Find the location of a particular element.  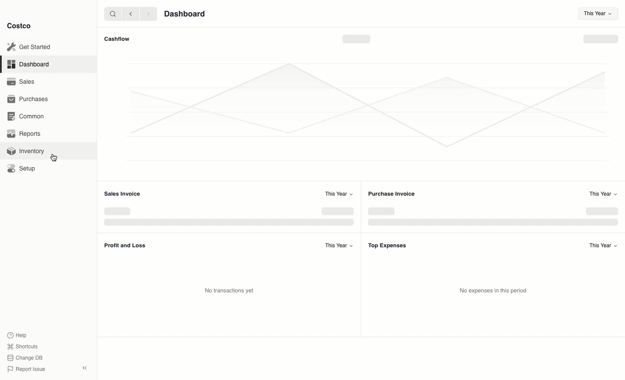

Costco is located at coordinates (20, 26).